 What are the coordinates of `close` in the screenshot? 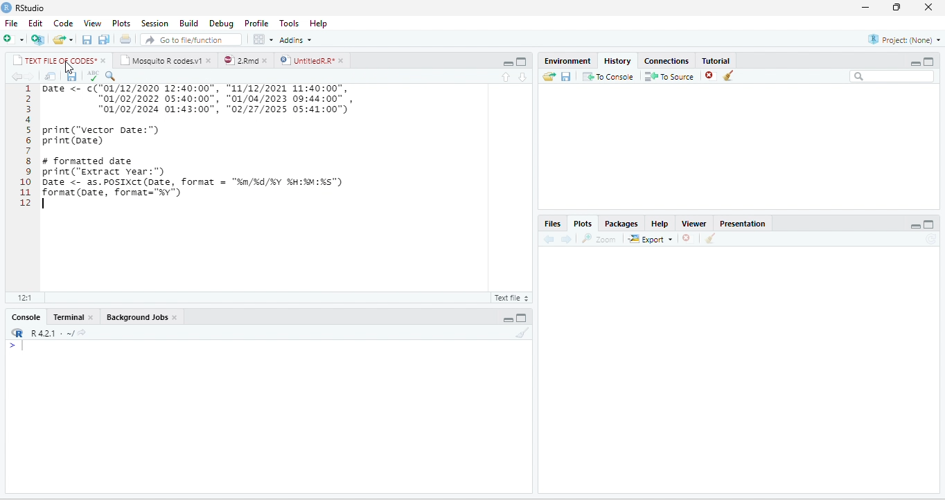 It's located at (105, 60).